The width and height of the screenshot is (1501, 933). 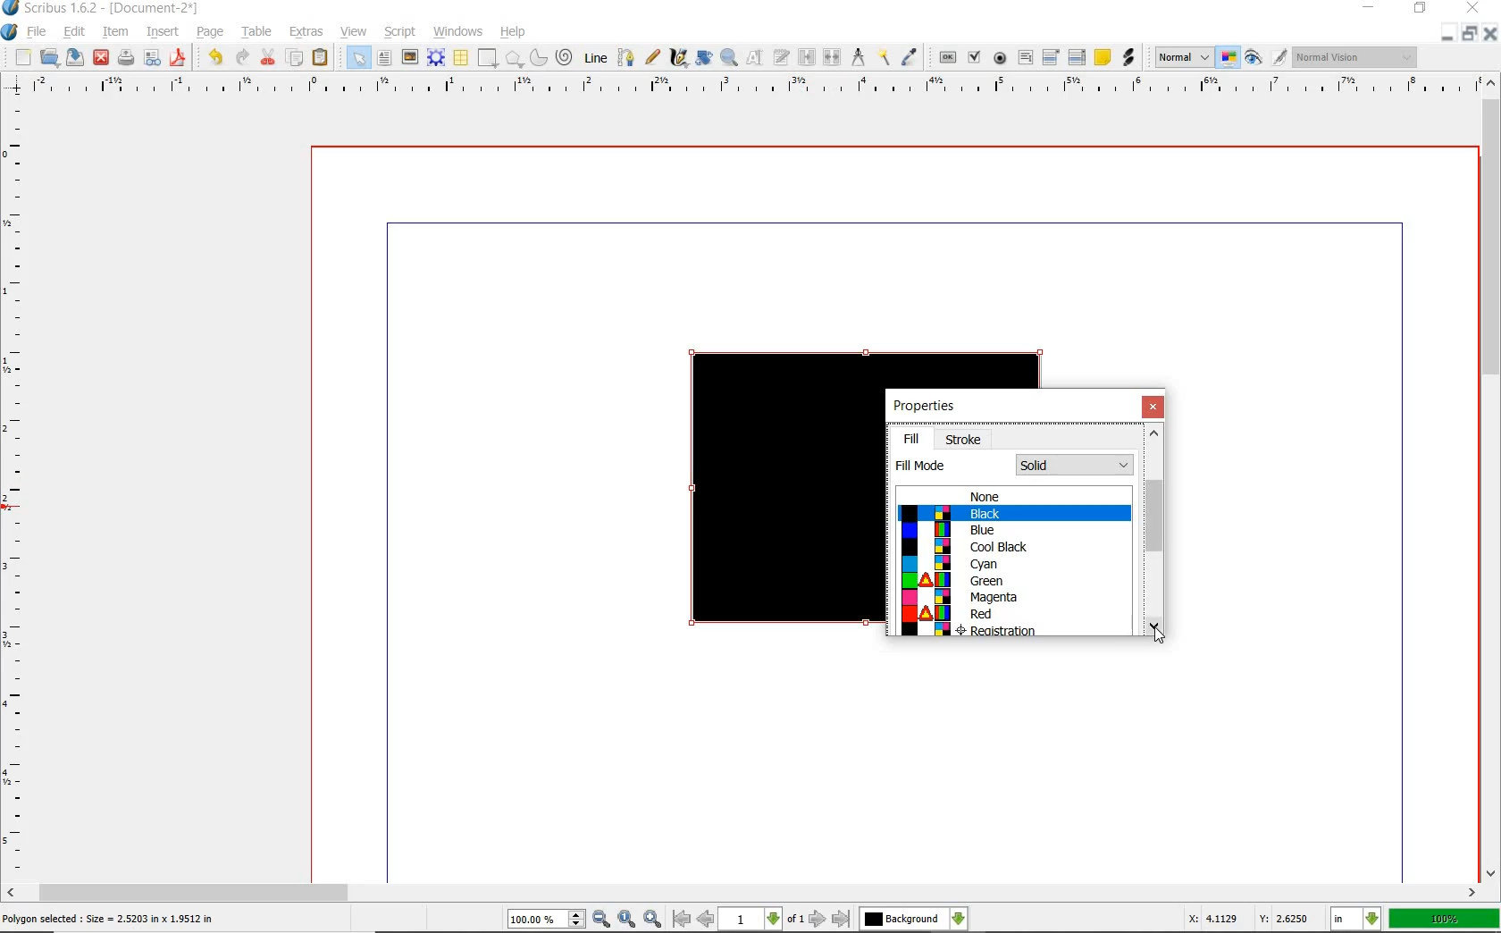 What do you see at coordinates (1155, 531) in the screenshot?
I see `scrollbar` at bounding box center [1155, 531].